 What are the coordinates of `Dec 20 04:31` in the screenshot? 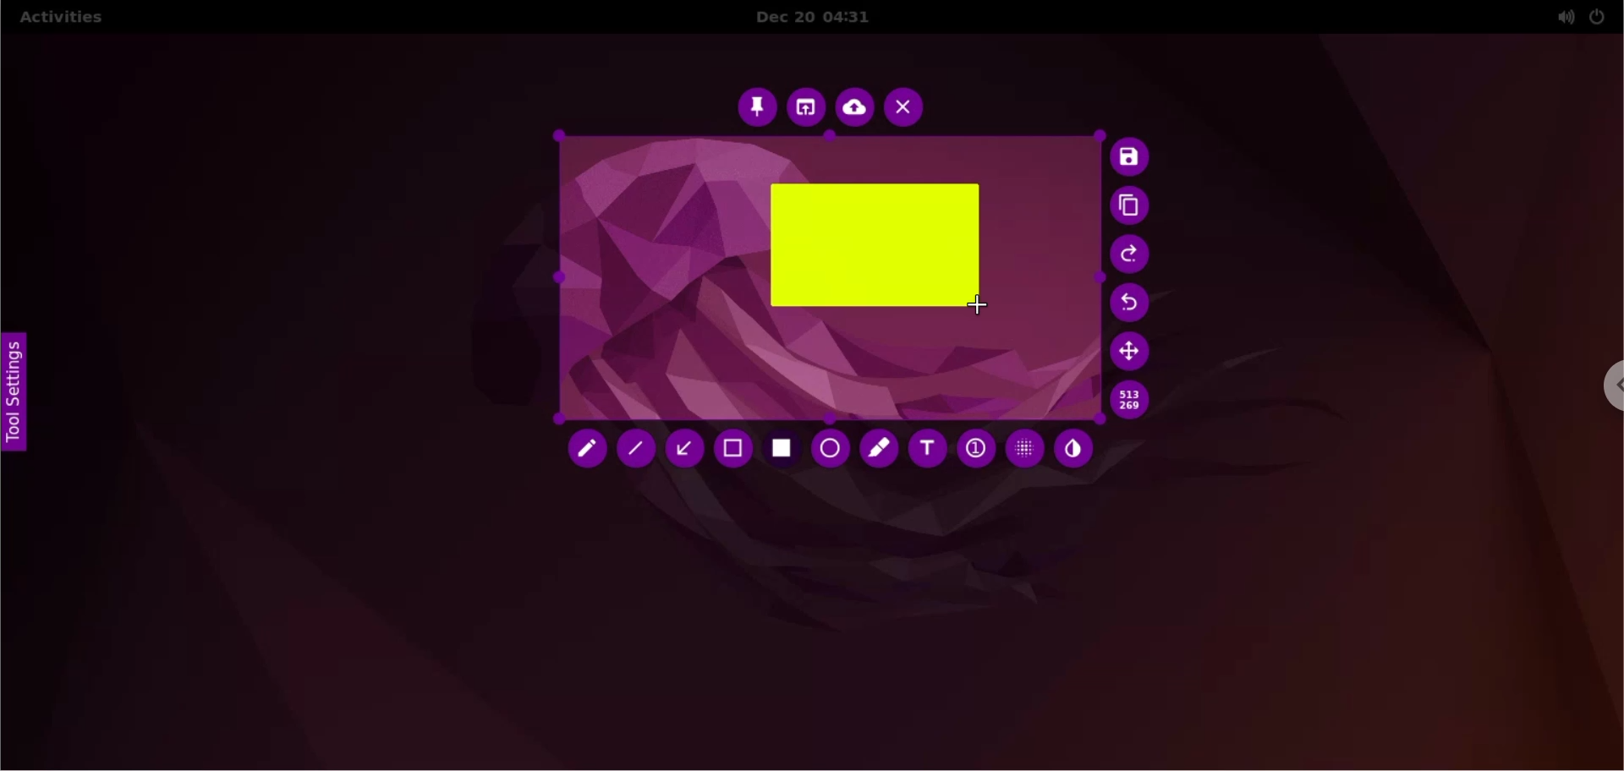 It's located at (820, 18).